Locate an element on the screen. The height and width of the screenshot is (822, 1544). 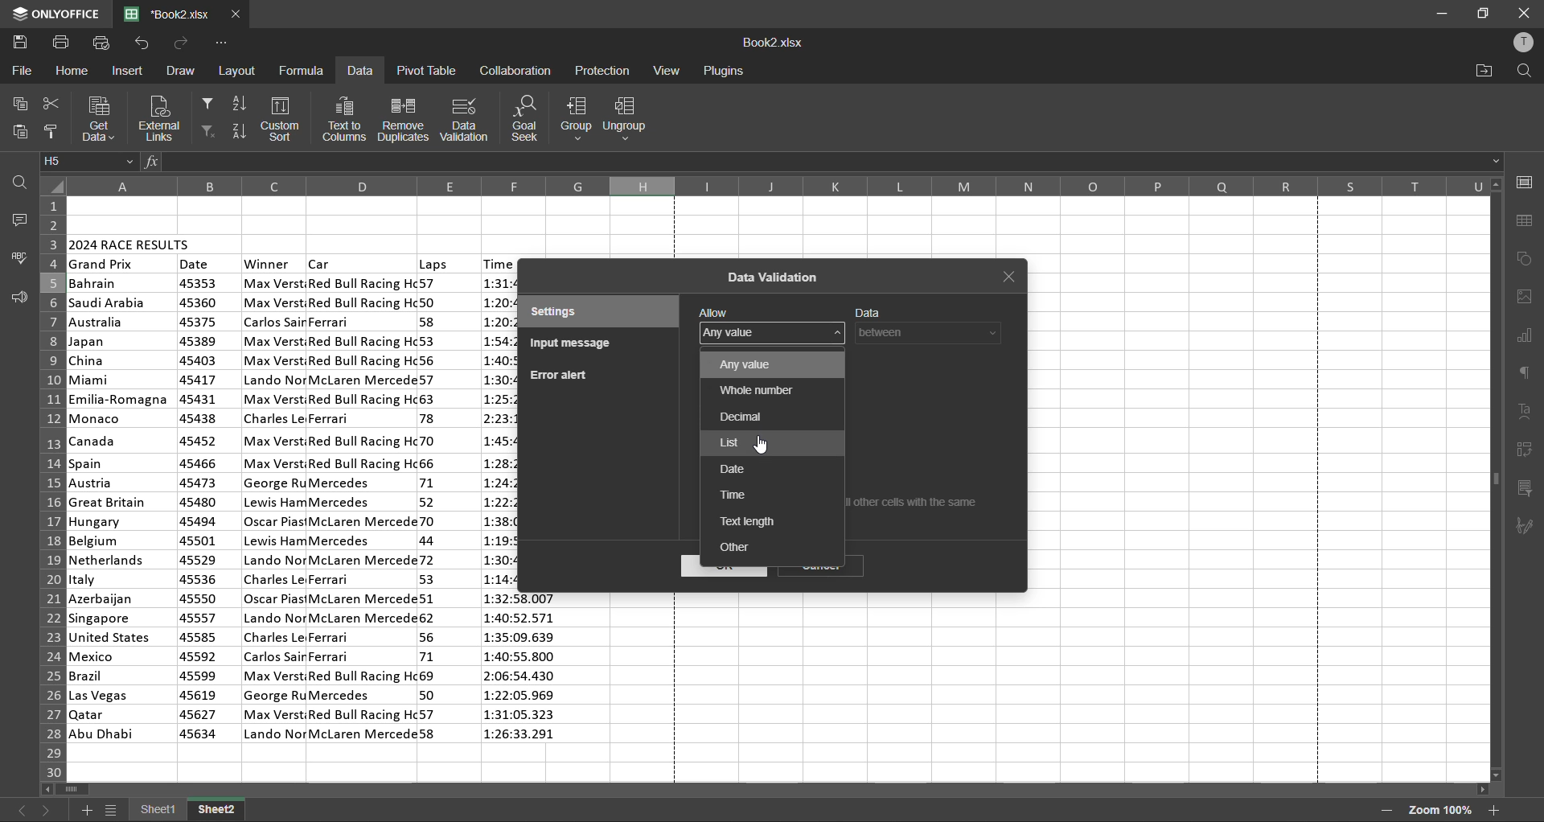
column names is located at coordinates (778, 186).